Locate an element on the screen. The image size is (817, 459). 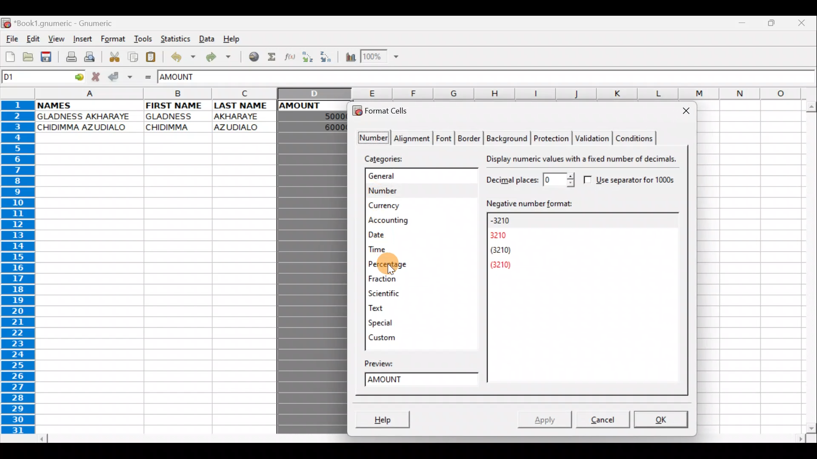
Display numeric values with a fixed number of decimals is located at coordinates (584, 159).